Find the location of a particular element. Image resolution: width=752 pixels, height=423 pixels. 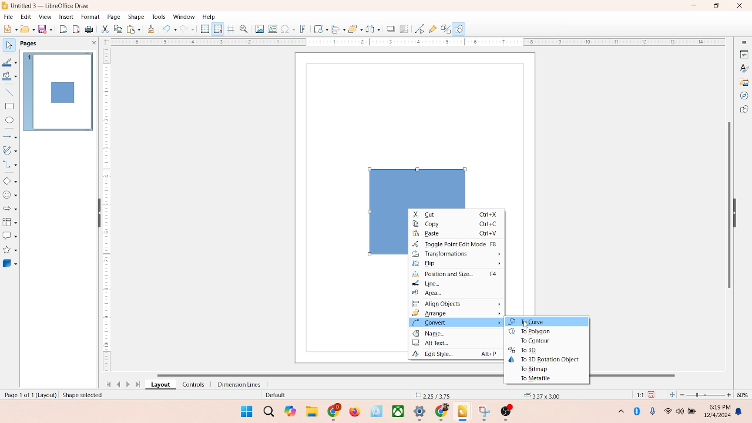

to metafile is located at coordinates (538, 379).